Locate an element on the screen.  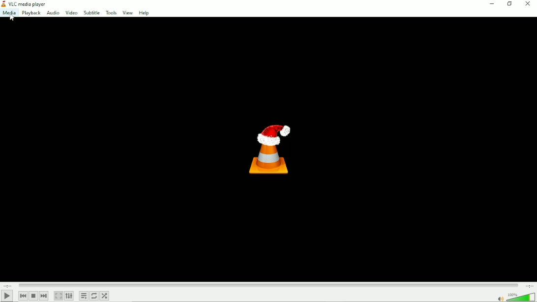
Tools is located at coordinates (112, 13).